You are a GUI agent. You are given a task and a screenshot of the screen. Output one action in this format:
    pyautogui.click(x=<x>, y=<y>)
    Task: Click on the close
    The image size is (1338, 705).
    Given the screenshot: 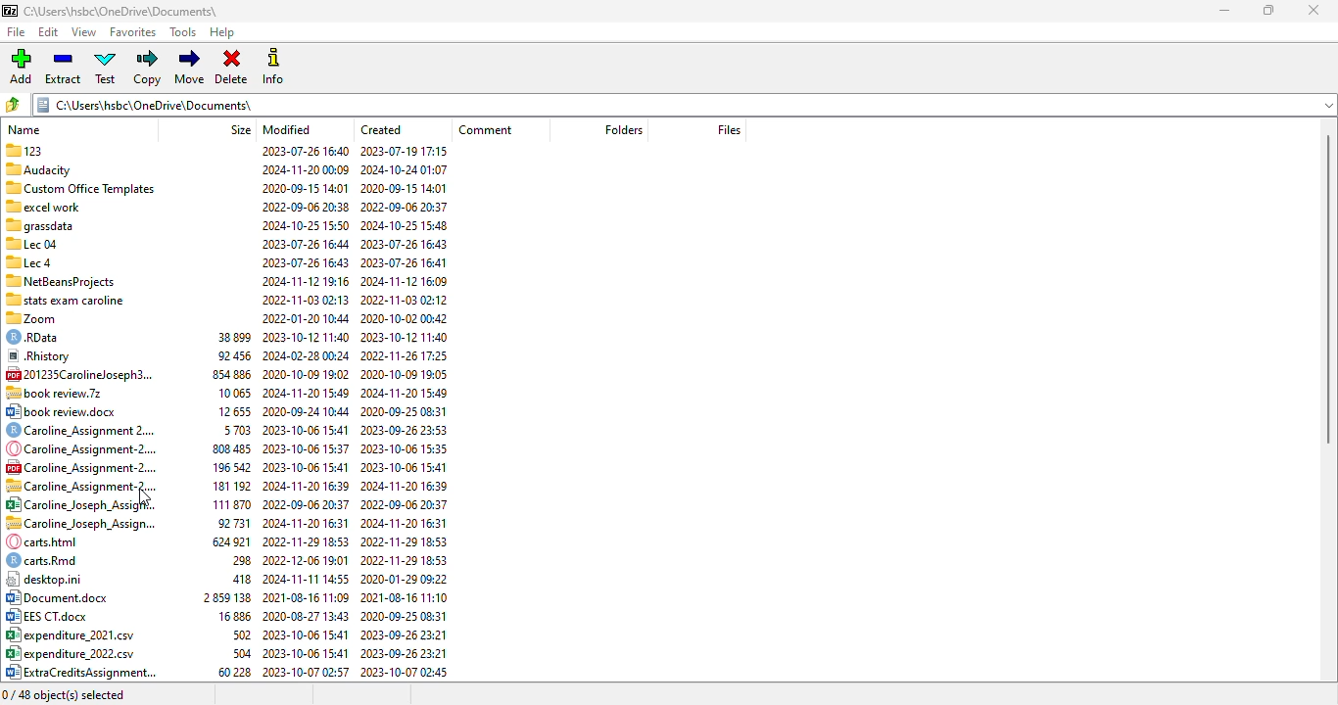 What is the action you would take?
    pyautogui.click(x=1314, y=10)
    